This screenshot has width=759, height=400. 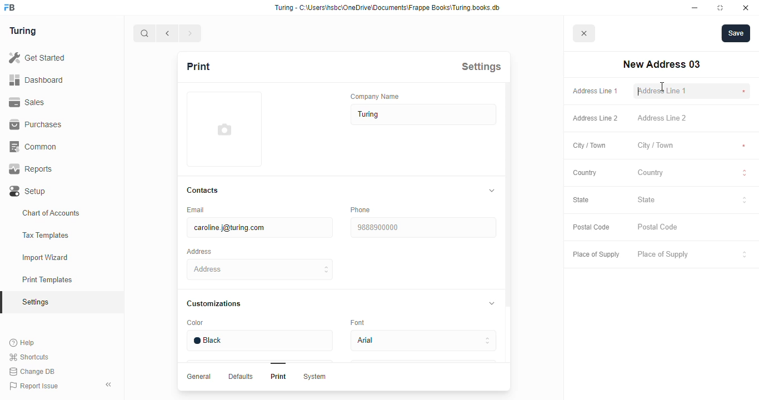 What do you see at coordinates (596, 118) in the screenshot?
I see `address line 2` at bounding box center [596, 118].